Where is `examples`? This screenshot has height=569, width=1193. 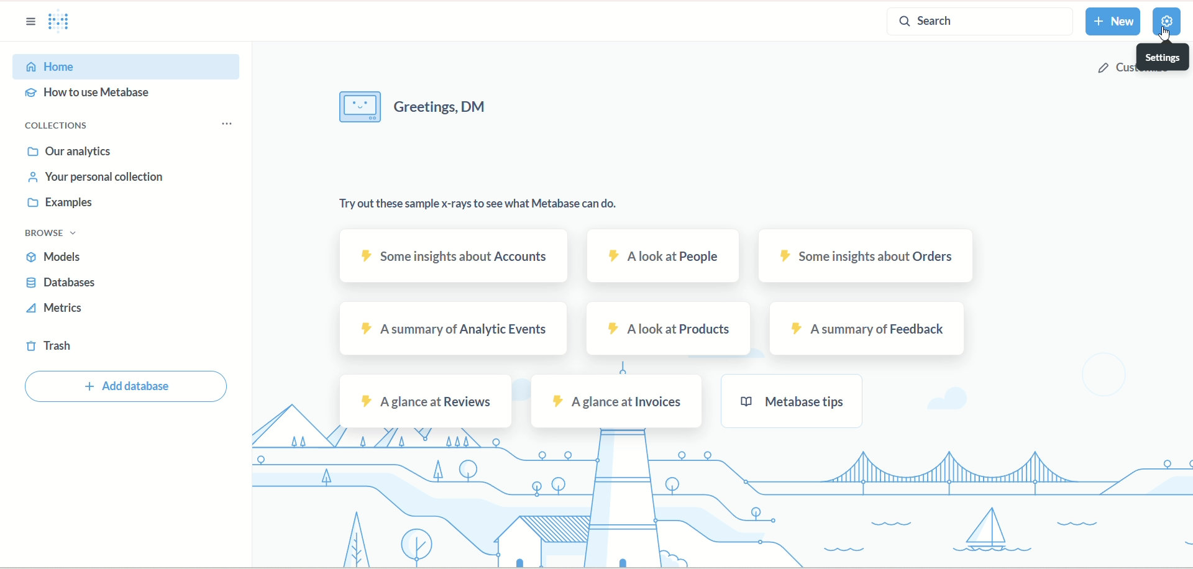 examples is located at coordinates (59, 205).